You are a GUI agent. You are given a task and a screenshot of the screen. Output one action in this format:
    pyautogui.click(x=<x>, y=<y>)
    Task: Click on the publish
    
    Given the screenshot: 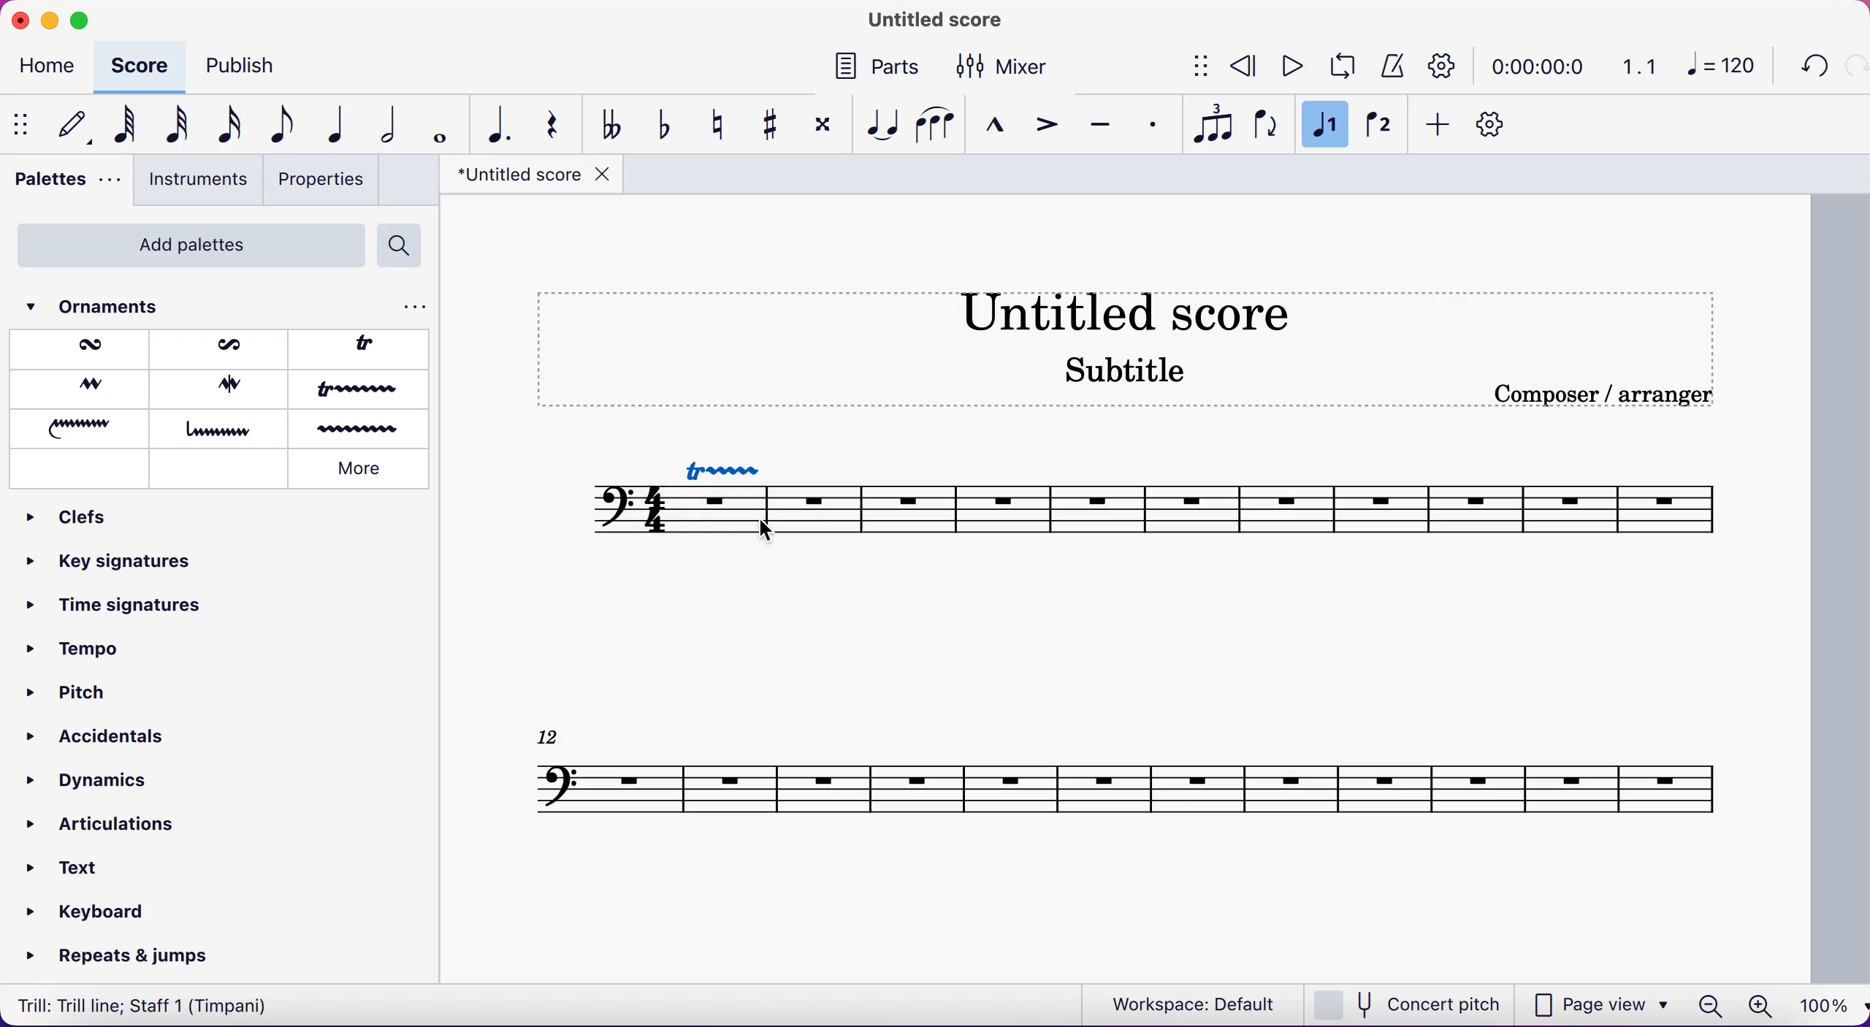 What is the action you would take?
    pyautogui.click(x=259, y=66)
    